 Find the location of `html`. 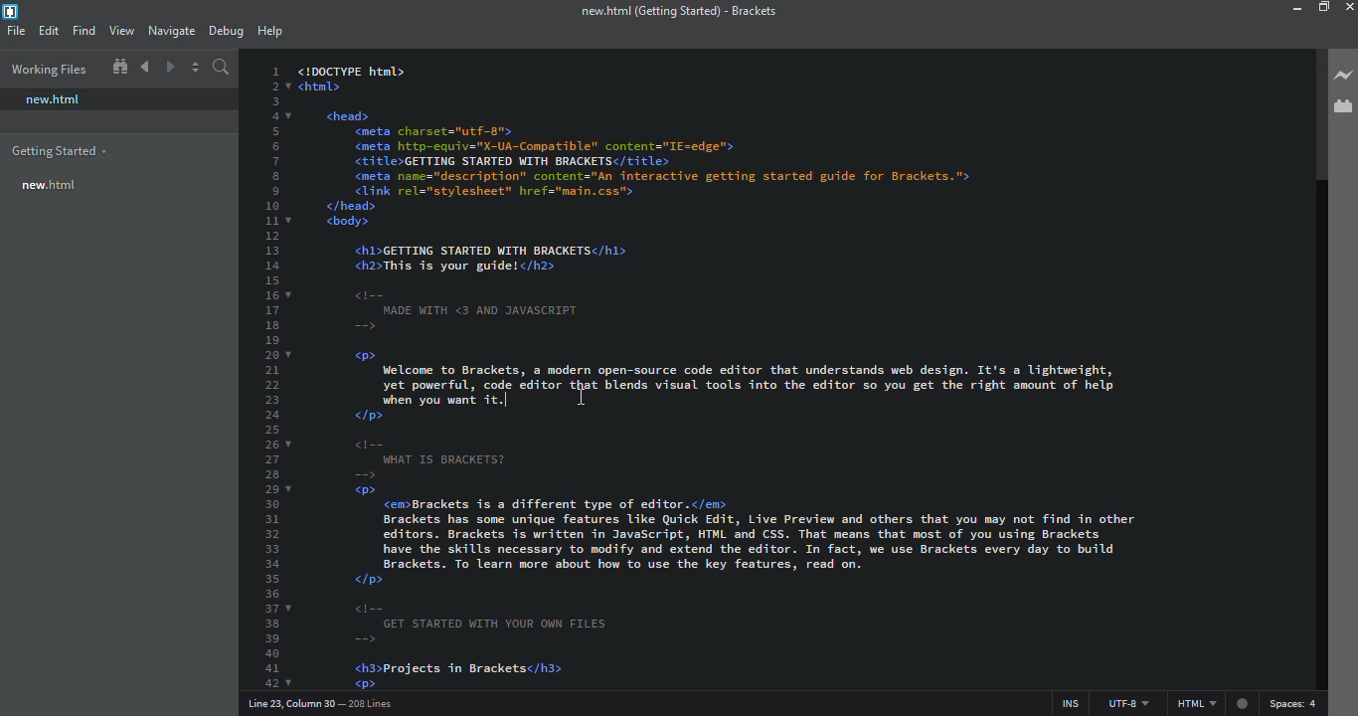

html is located at coordinates (1207, 704).